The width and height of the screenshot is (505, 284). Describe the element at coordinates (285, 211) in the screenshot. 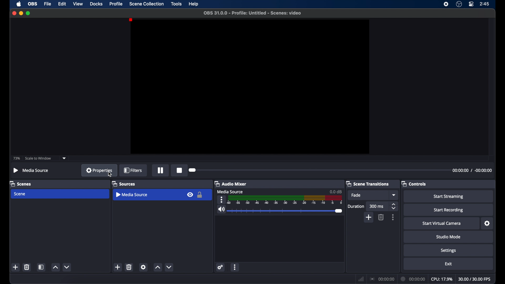

I see `slider` at that location.